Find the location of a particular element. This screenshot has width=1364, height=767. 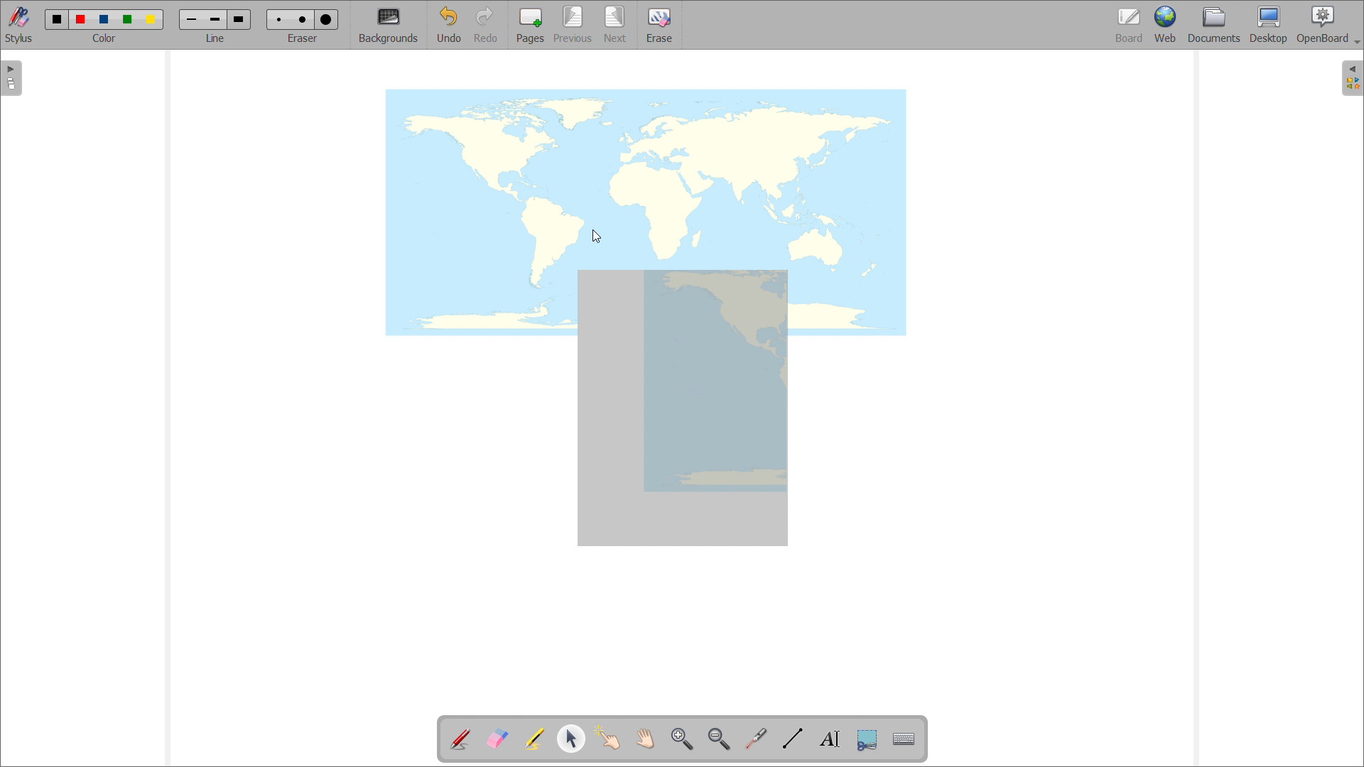

write text is located at coordinates (830, 739).